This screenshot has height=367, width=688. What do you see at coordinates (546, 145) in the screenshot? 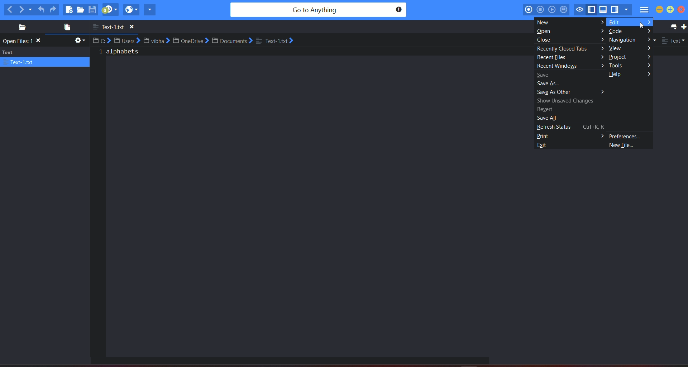
I see `Exit` at bounding box center [546, 145].